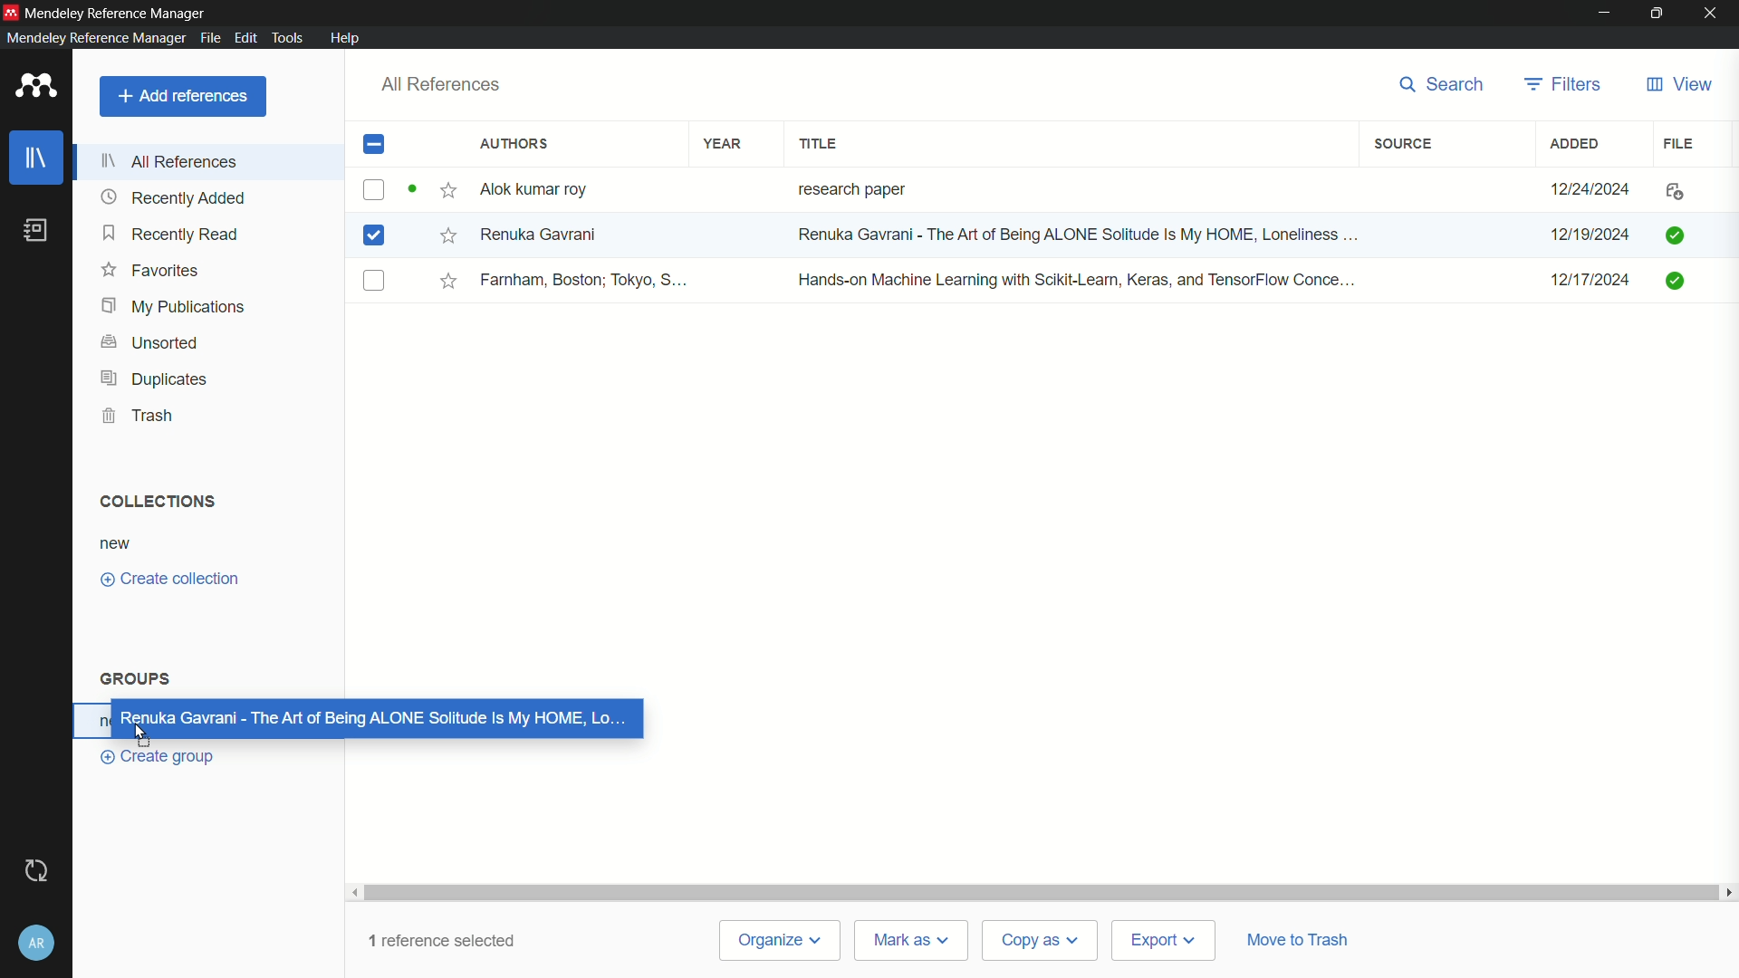  Describe the element at coordinates (1605, 12) in the screenshot. I see `minimize` at that location.